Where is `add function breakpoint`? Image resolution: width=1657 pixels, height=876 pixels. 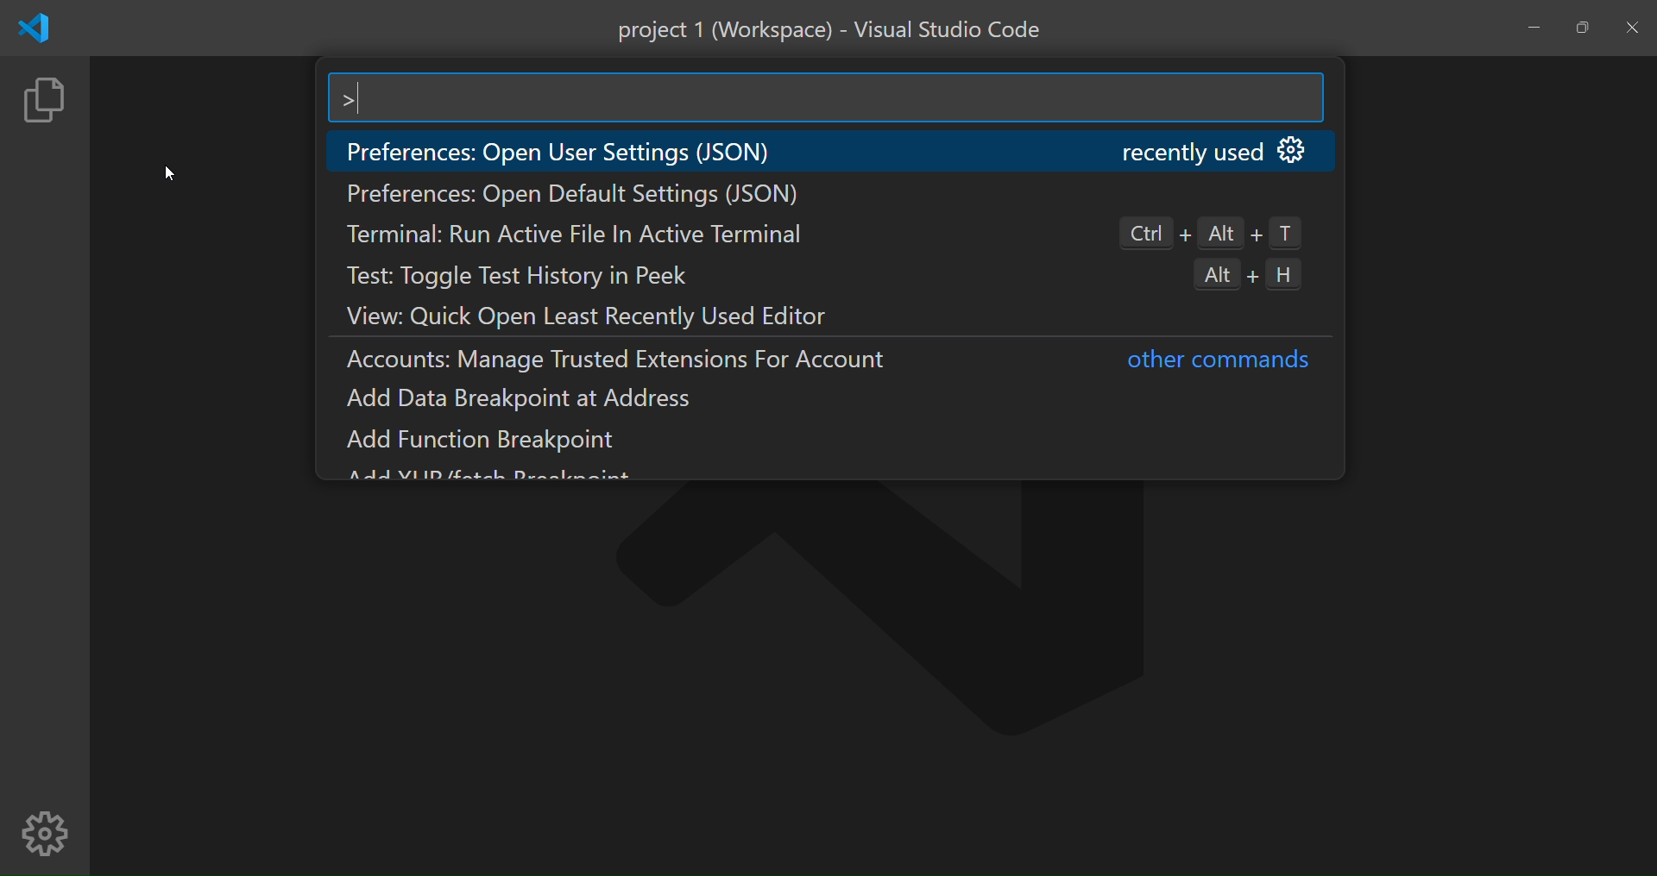 add function breakpoint is located at coordinates (496, 441).